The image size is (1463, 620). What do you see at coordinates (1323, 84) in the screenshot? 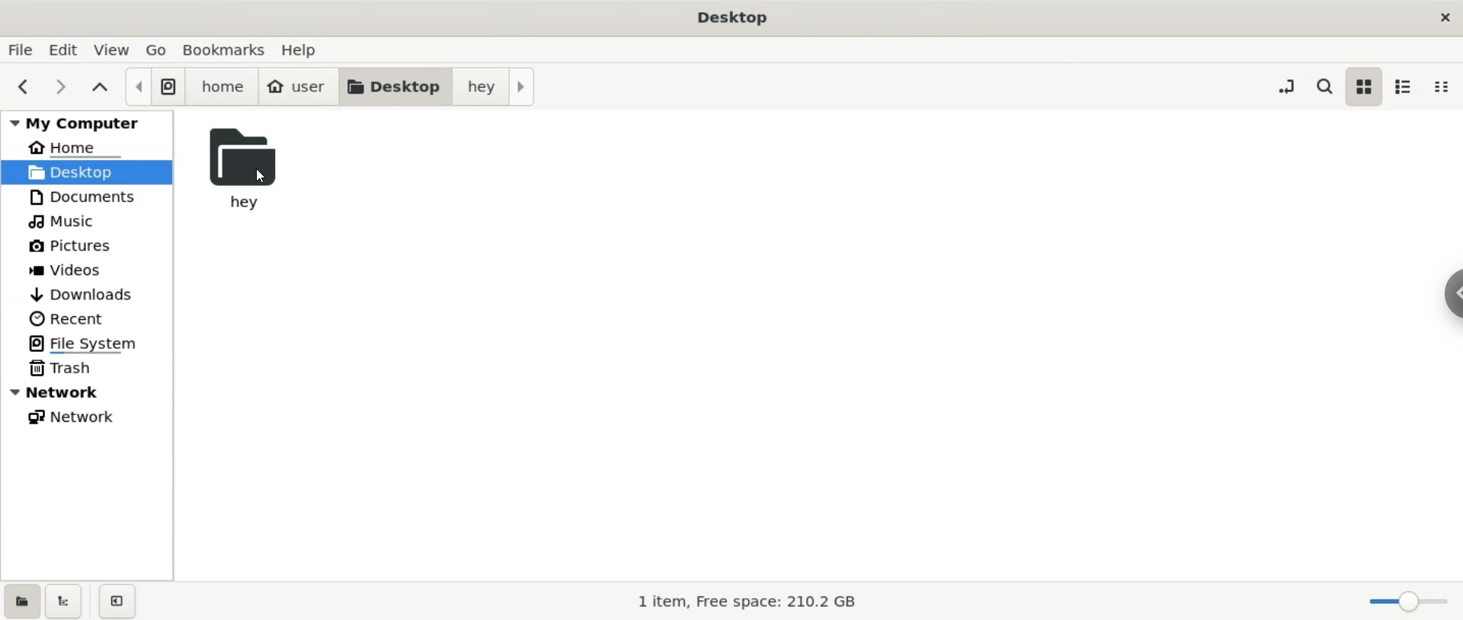
I see `search` at bounding box center [1323, 84].